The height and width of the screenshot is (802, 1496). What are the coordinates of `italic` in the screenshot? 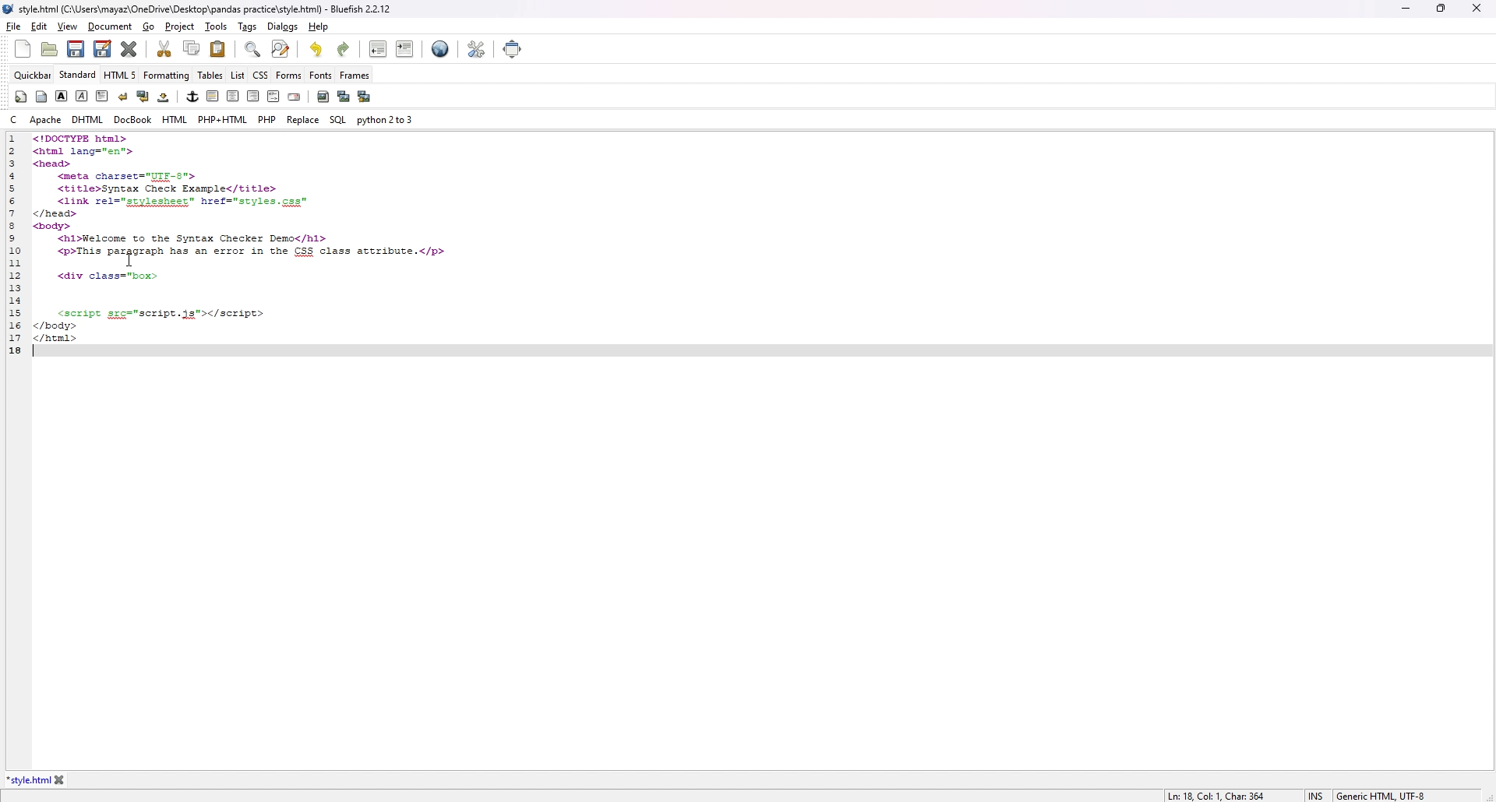 It's located at (83, 97).